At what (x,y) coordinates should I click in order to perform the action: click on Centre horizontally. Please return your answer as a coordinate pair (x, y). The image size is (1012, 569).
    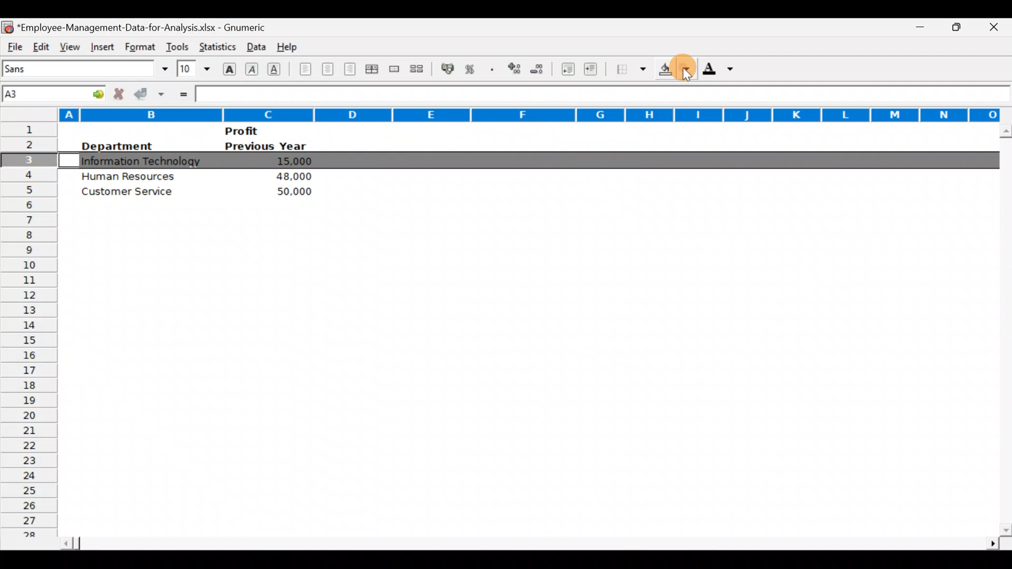
    Looking at the image, I should click on (328, 71).